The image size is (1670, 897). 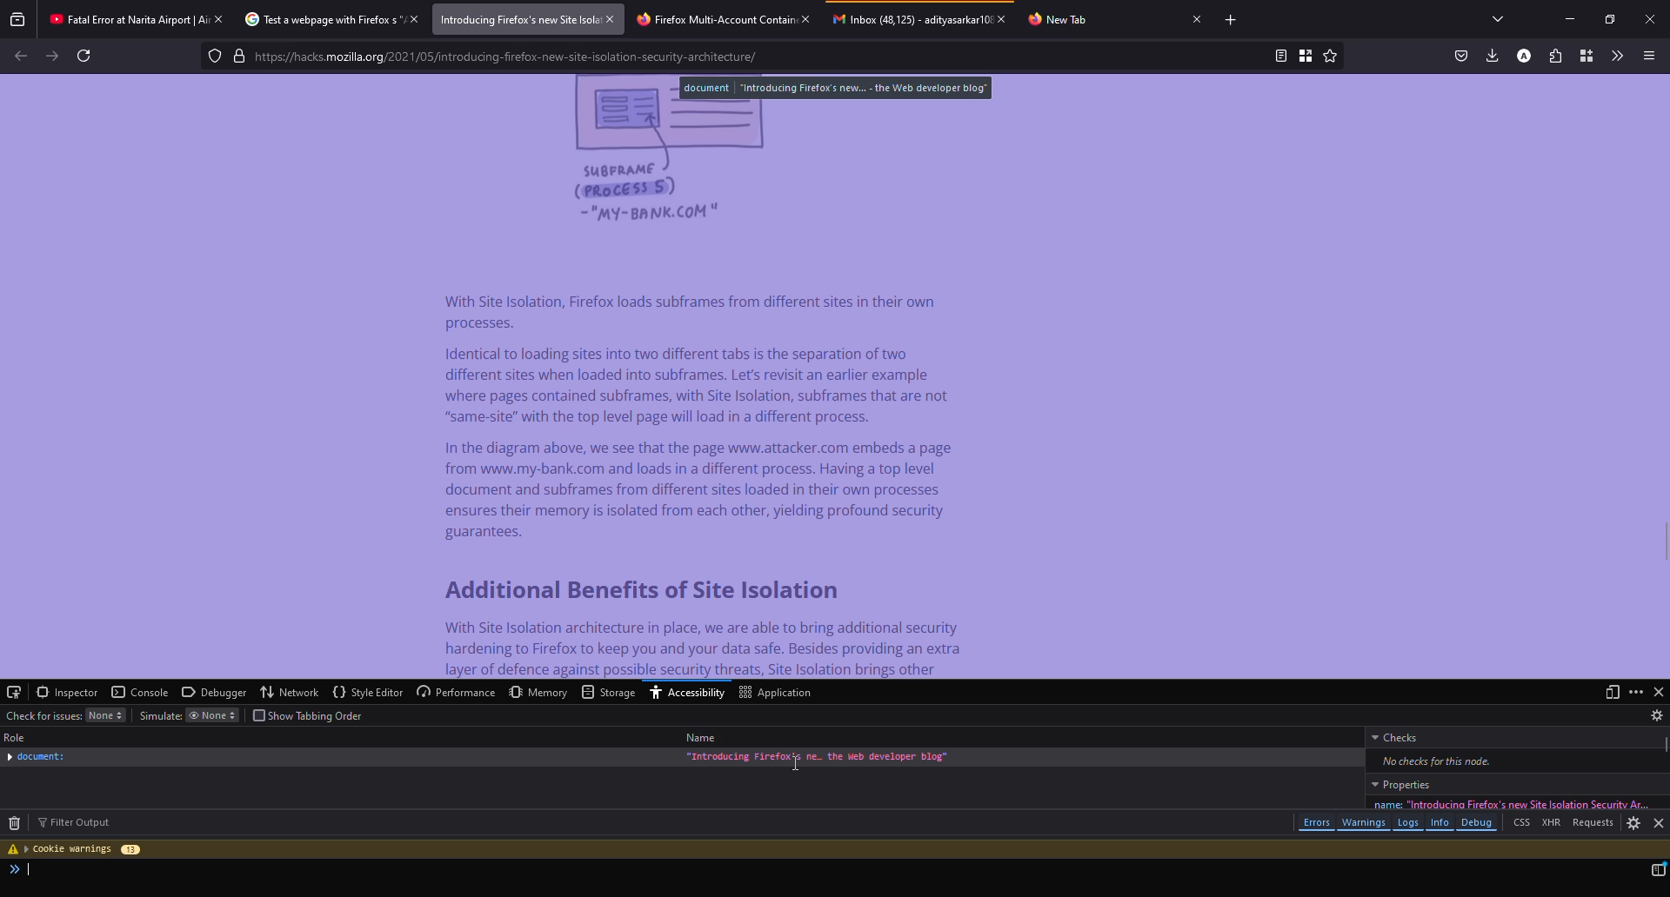 What do you see at coordinates (314, 715) in the screenshot?
I see `show tabbing order` at bounding box center [314, 715].